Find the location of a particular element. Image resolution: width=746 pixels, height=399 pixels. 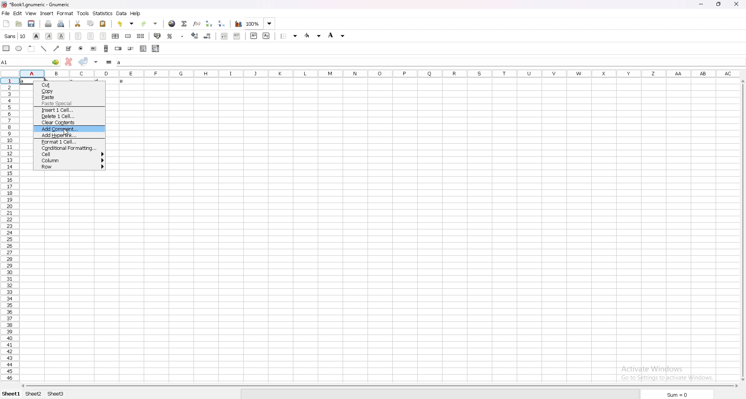

spin button is located at coordinates (118, 49).